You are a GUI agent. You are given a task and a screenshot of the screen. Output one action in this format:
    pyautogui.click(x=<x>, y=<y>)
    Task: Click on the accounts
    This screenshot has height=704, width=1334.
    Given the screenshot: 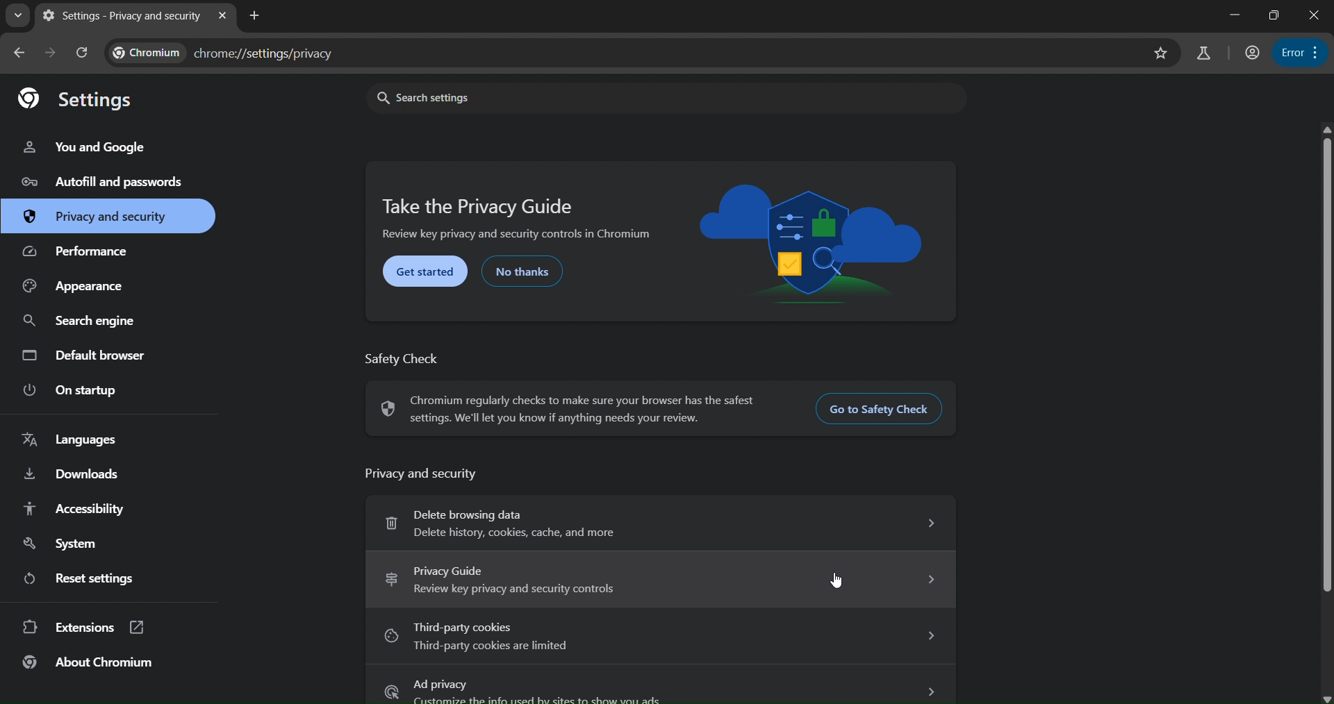 What is the action you would take?
    pyautogui.click(x=1254, y=53)
    